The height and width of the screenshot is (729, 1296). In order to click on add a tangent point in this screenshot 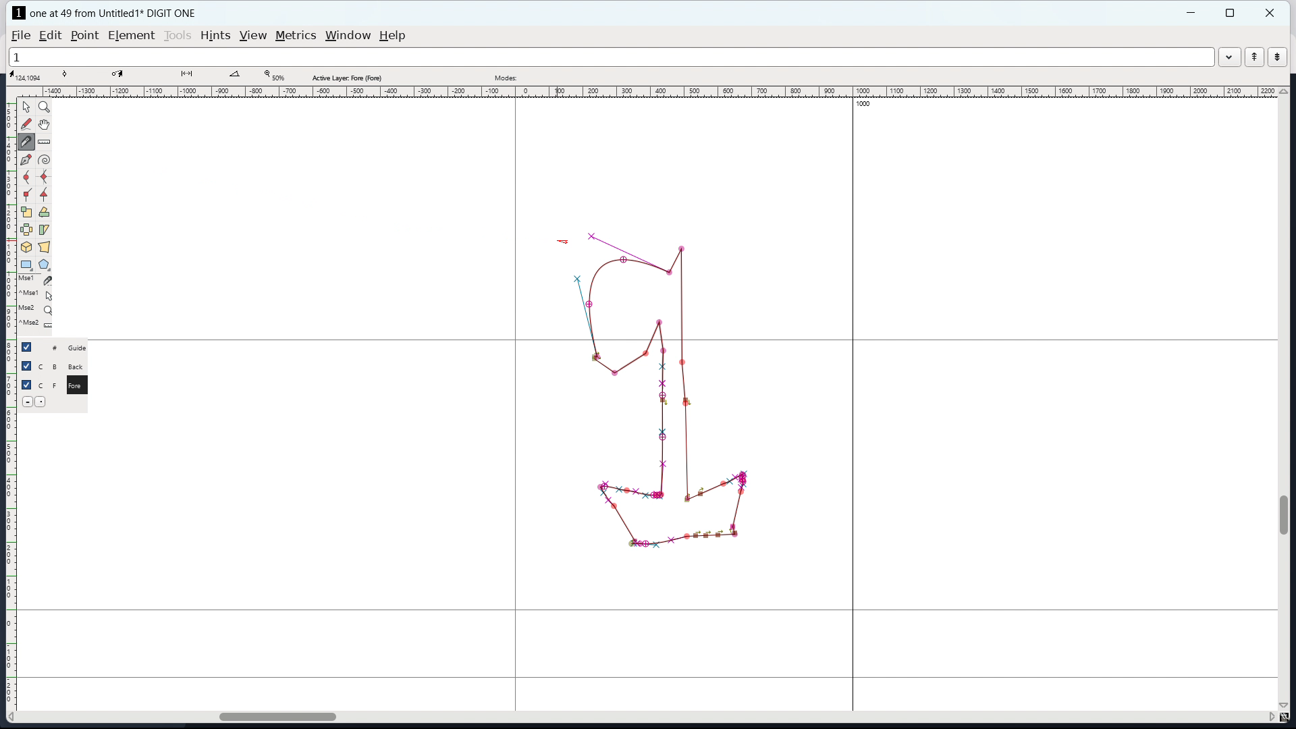, I will do `click(45, 194)`.